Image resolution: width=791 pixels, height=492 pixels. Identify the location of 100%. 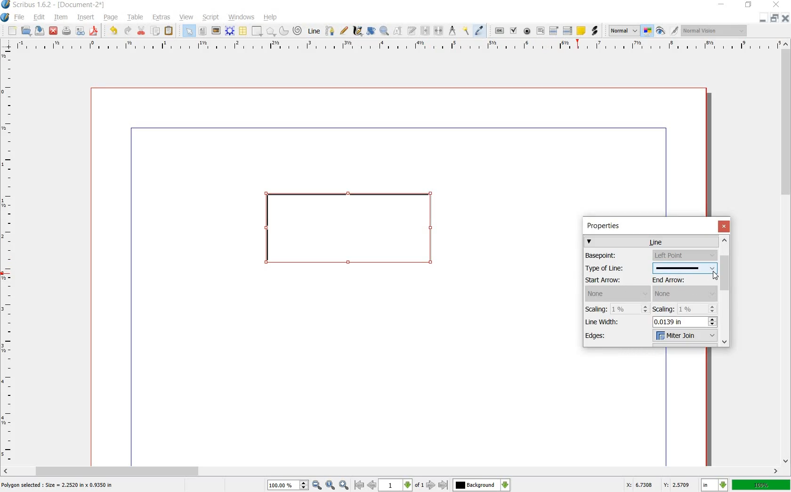
(761, 485).